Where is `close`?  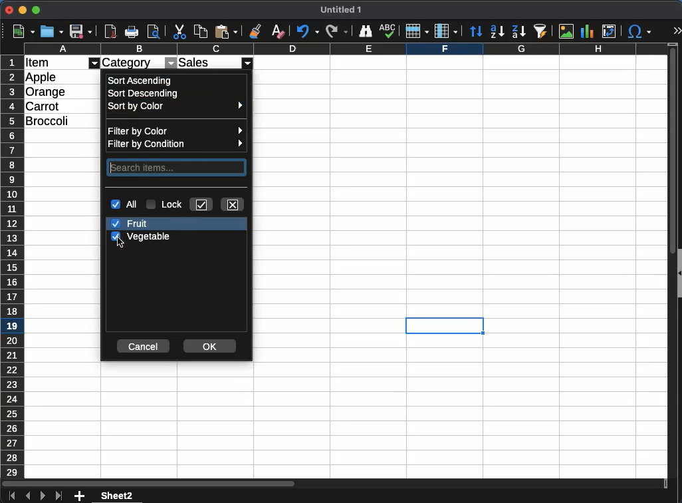
close is located at coordinates (233, 205).